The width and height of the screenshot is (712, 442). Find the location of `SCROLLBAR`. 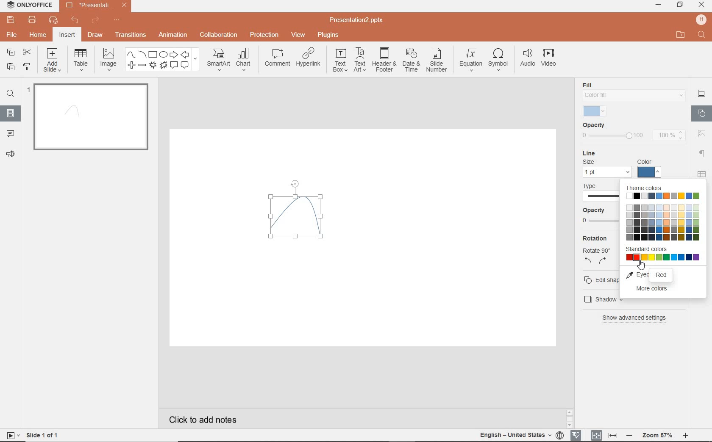

SCROLLBAR is located at coordinates (570, 417).